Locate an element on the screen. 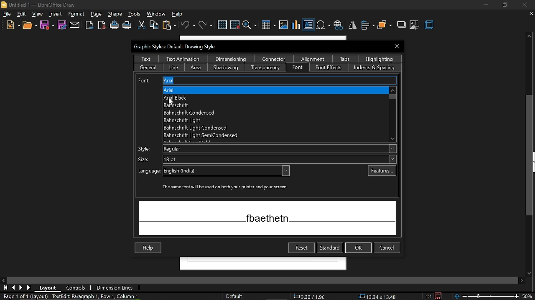 This screenshot has width=535, height=300. crop is located at coordinates (415, 26).